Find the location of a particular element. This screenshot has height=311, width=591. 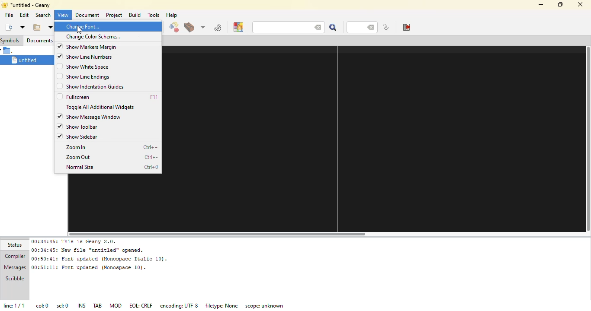

jump to line is located at coordinates (385, 28).